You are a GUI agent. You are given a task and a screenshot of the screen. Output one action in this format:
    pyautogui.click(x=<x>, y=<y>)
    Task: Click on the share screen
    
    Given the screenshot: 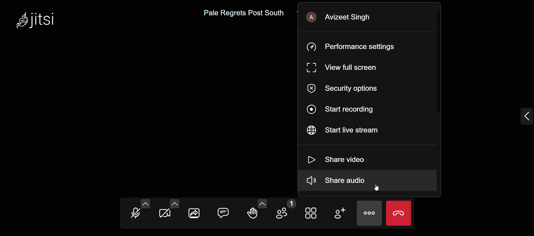 What is the action you would take?
    pyautogui.click(x=193, y=215)
    